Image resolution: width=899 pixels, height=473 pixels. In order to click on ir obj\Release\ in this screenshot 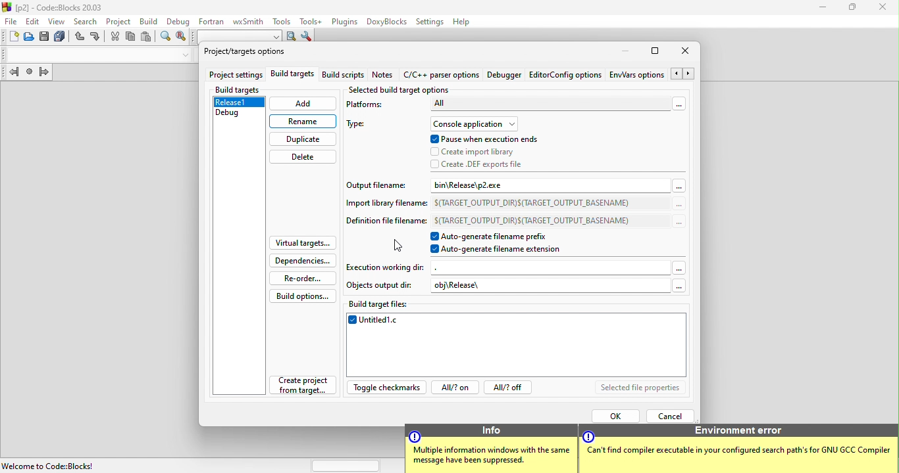, I will do `click(476, 285)`.